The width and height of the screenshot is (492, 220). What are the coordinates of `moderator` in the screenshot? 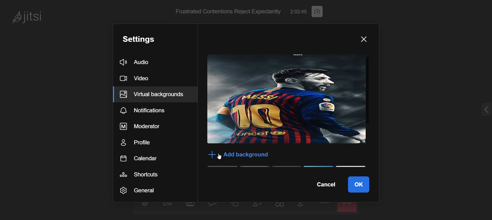 It's located at (149, 126).